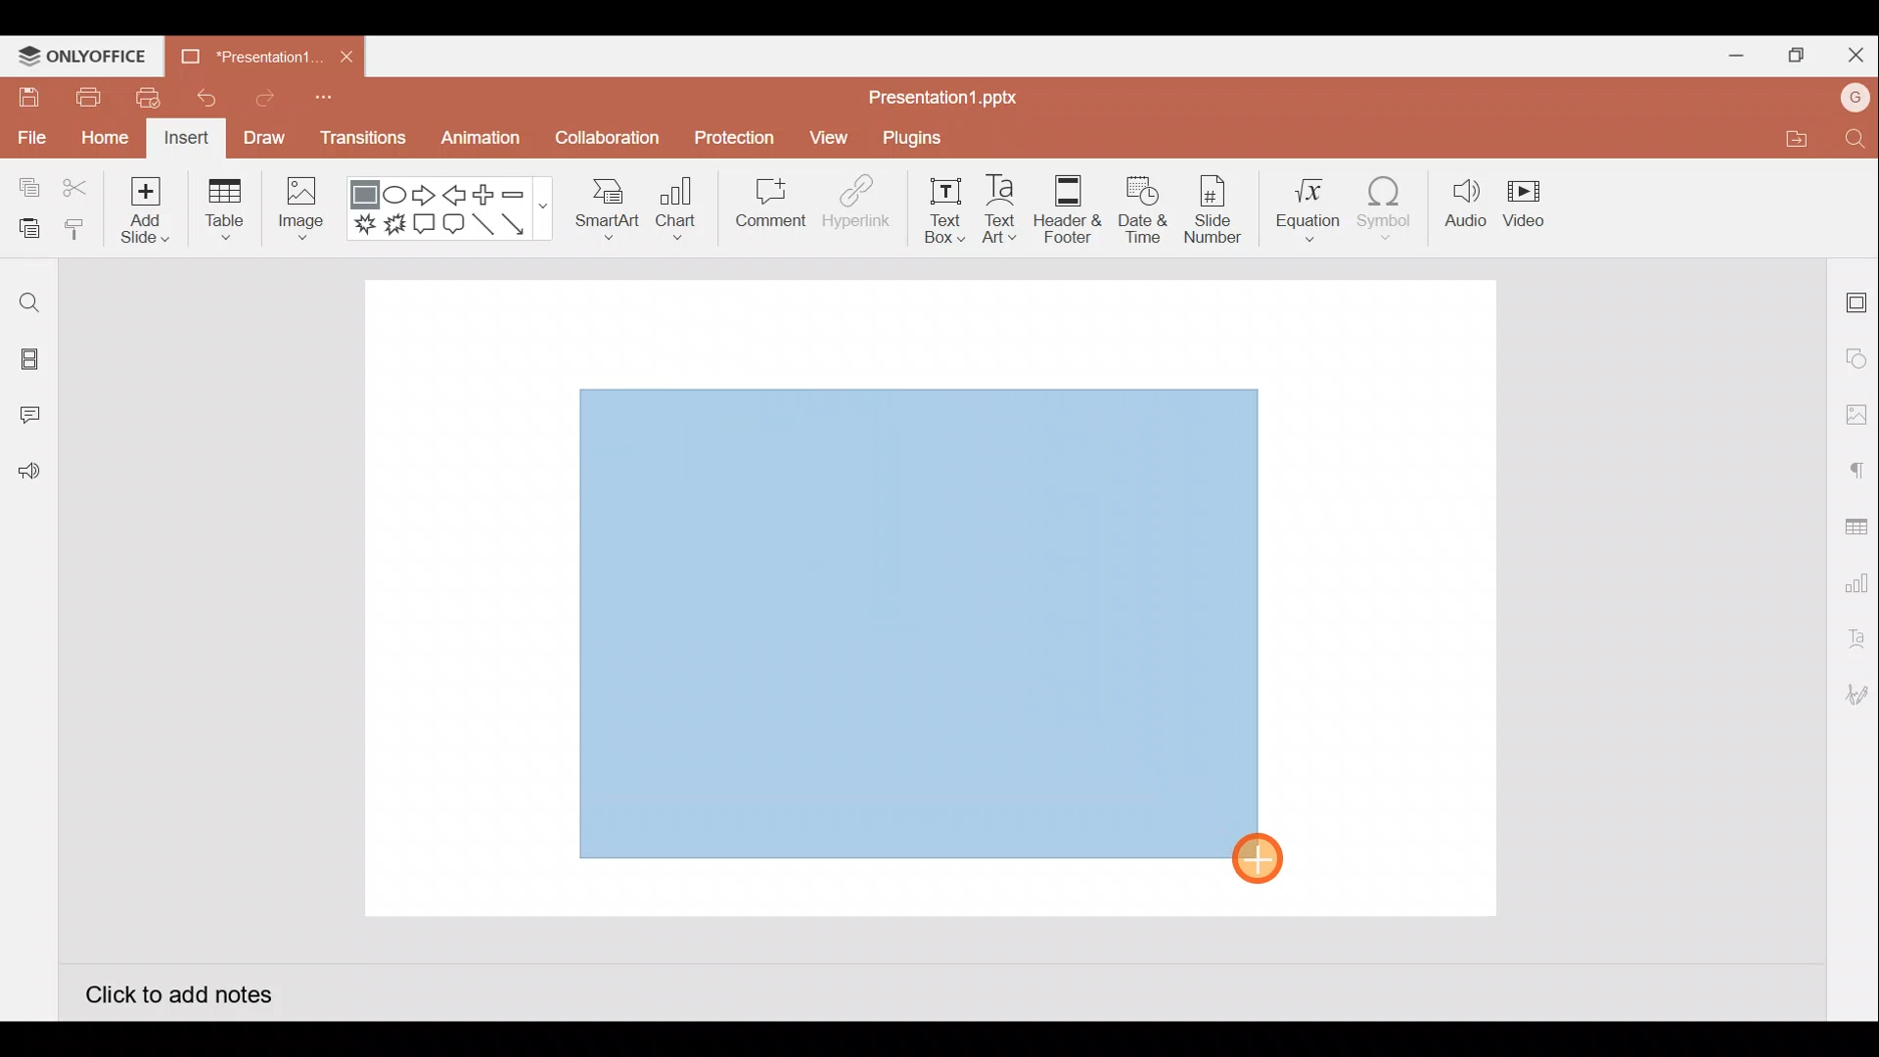  I want to click on Animation, so click(482, 143).